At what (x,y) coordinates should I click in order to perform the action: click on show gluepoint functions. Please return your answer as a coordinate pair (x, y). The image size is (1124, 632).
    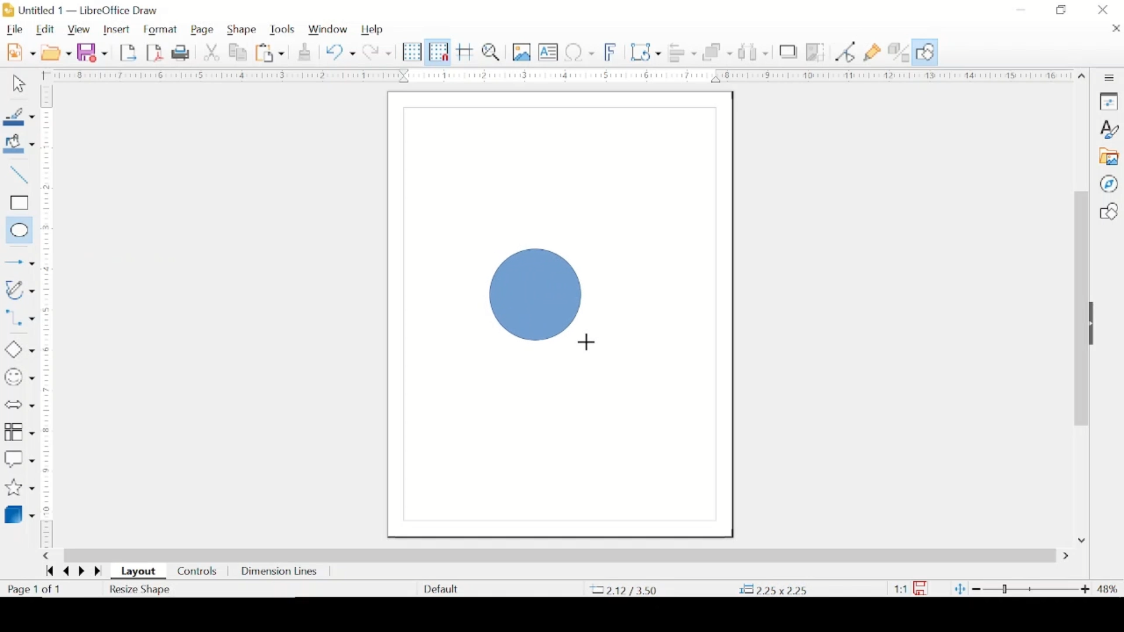
    Looking at the image, I should click on (873, 52).